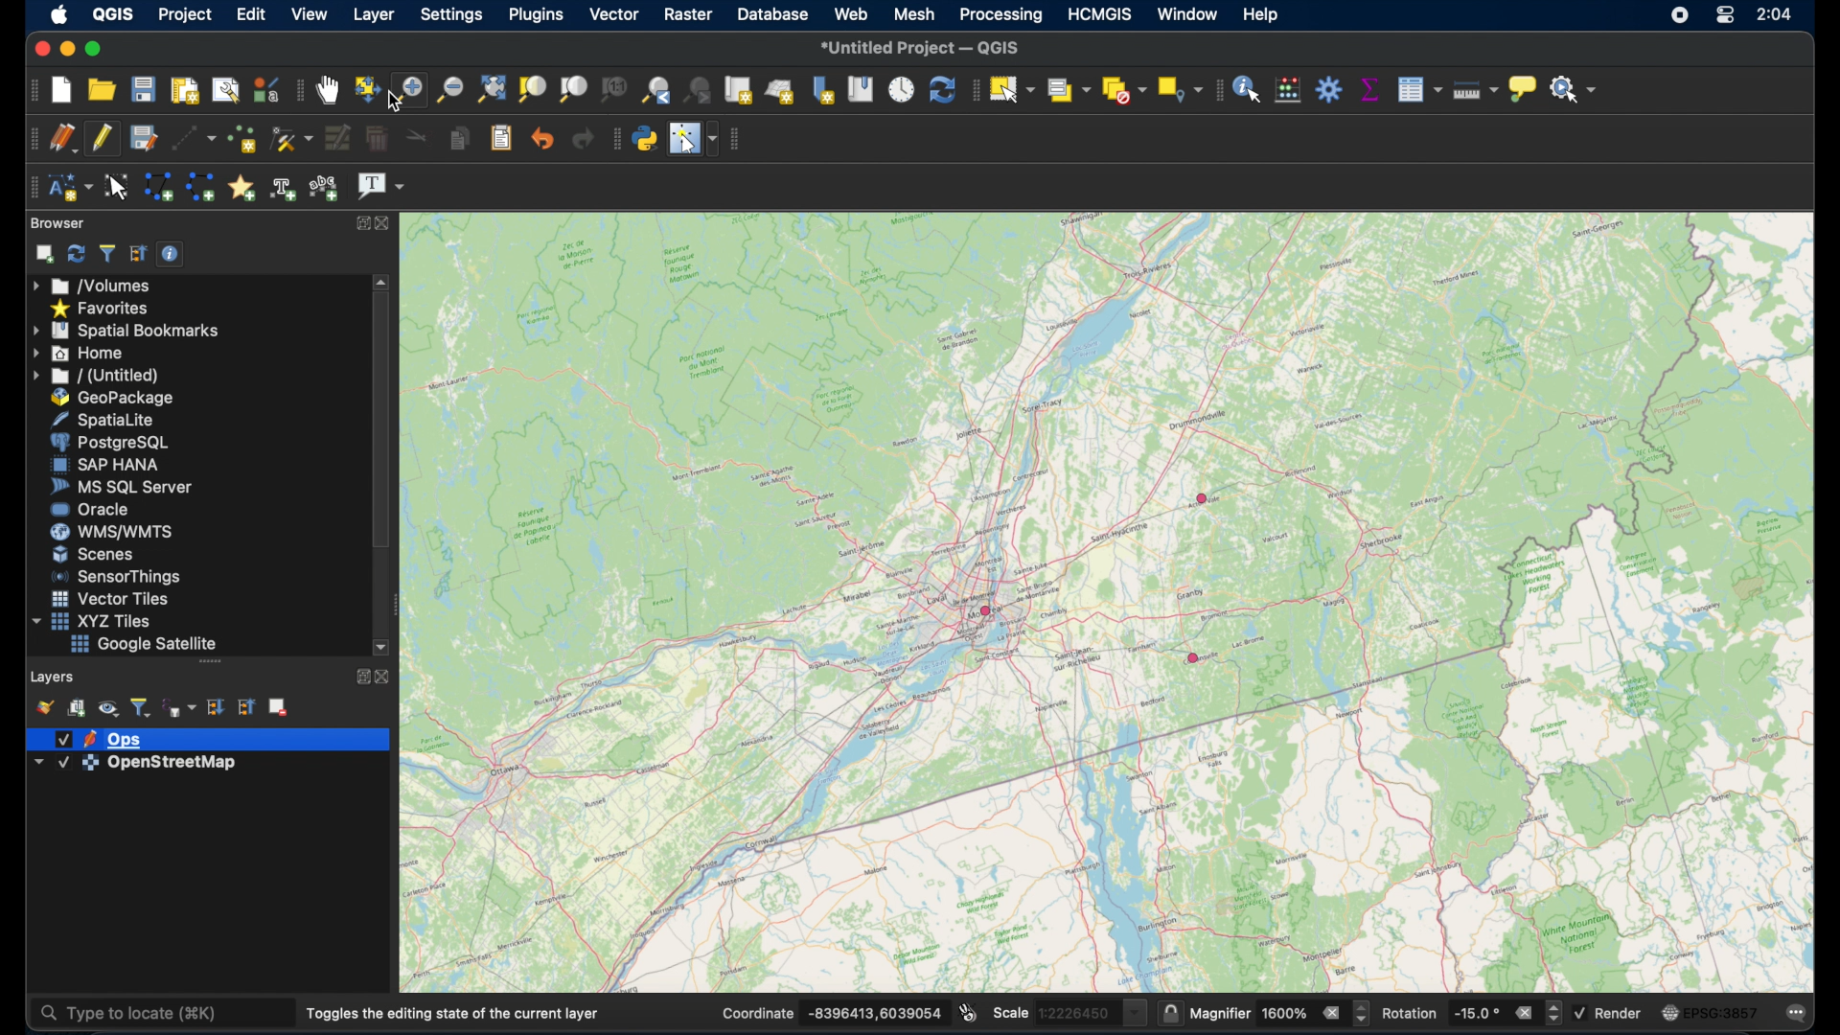 This screenshot has height=1035, width=1840. Describe the element at coordinates (737, 90) in the screenshot. I see `new map view` at that location.